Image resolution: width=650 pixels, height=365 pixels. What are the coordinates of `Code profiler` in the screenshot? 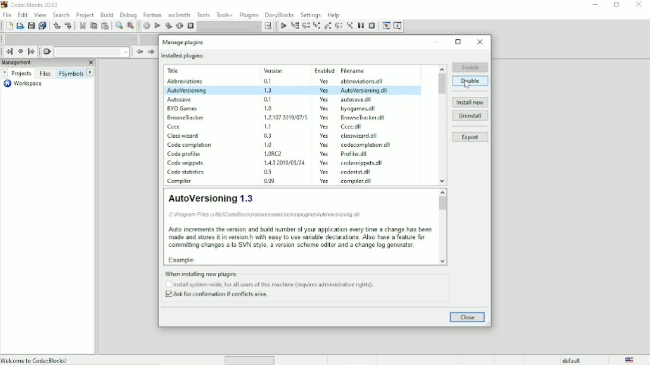 It's located at (186, 153).